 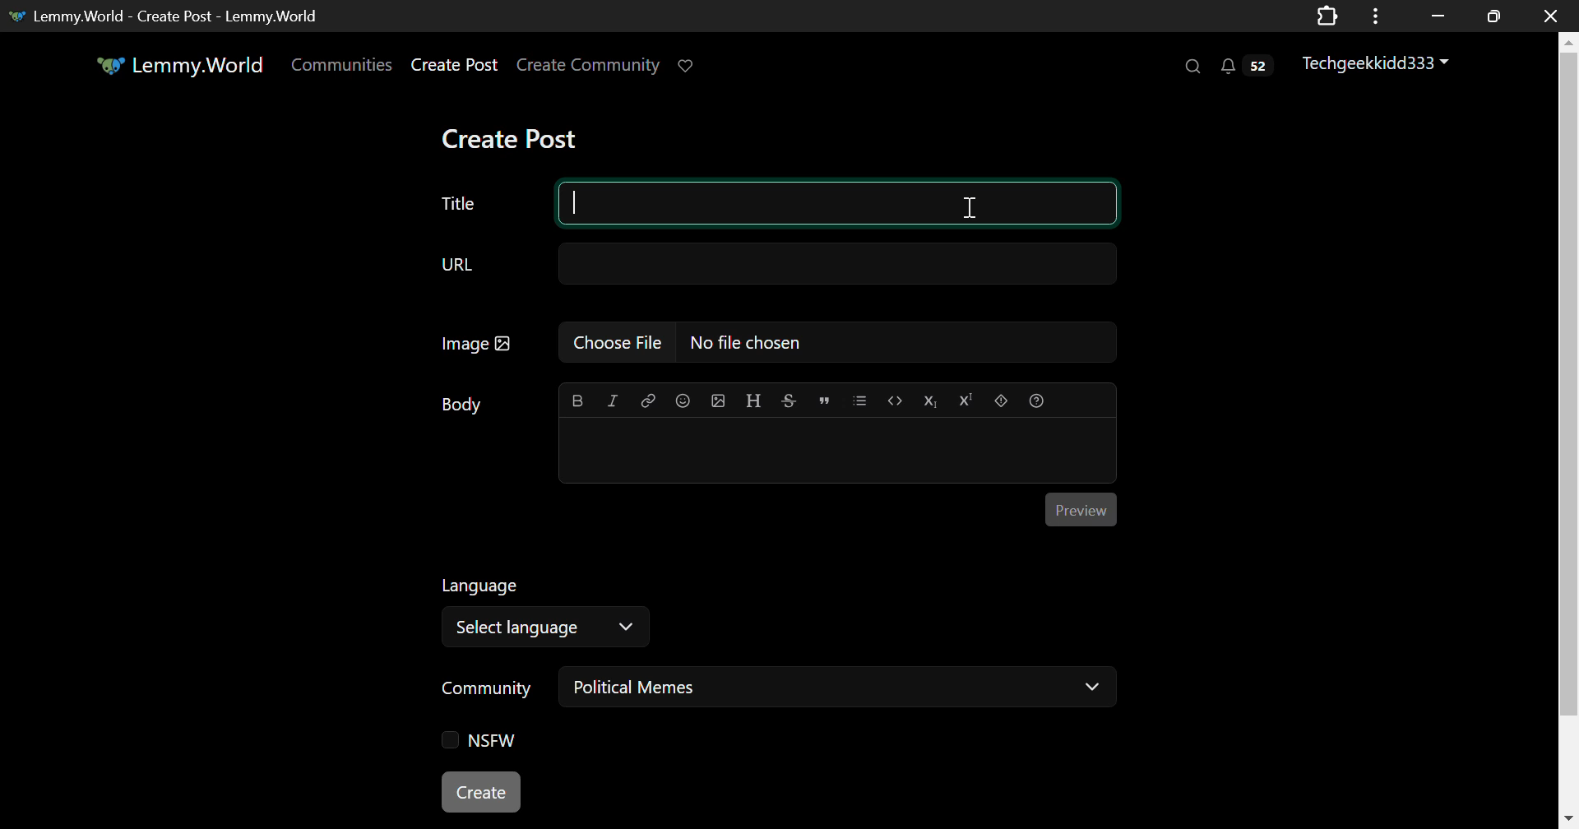 What do you see at coordinates (780, 690) in the screenshot?
I see `Community: Political Memes` at bounding box center [780, 690].